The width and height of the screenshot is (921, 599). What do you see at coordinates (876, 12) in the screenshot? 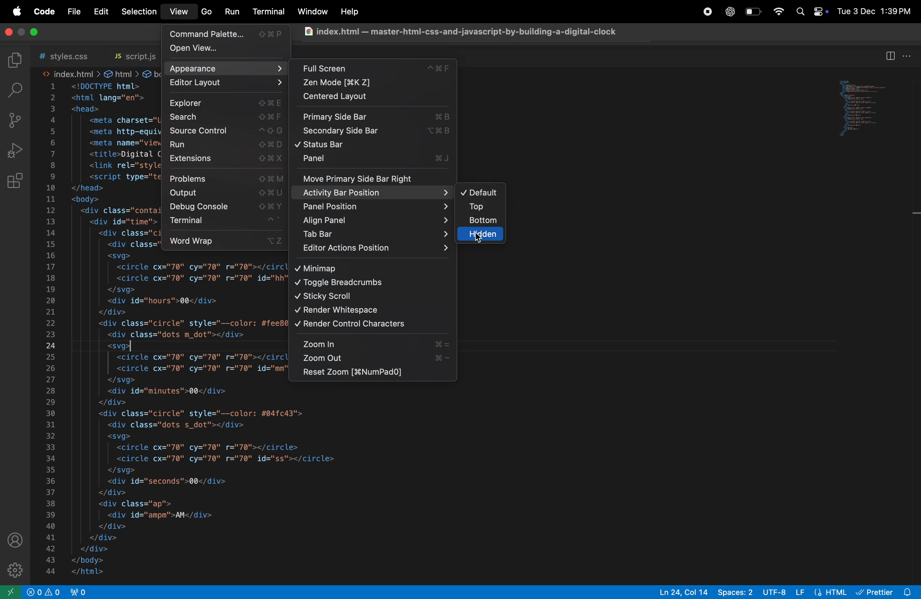
I see `date and time` at bounding box center [876, 12].